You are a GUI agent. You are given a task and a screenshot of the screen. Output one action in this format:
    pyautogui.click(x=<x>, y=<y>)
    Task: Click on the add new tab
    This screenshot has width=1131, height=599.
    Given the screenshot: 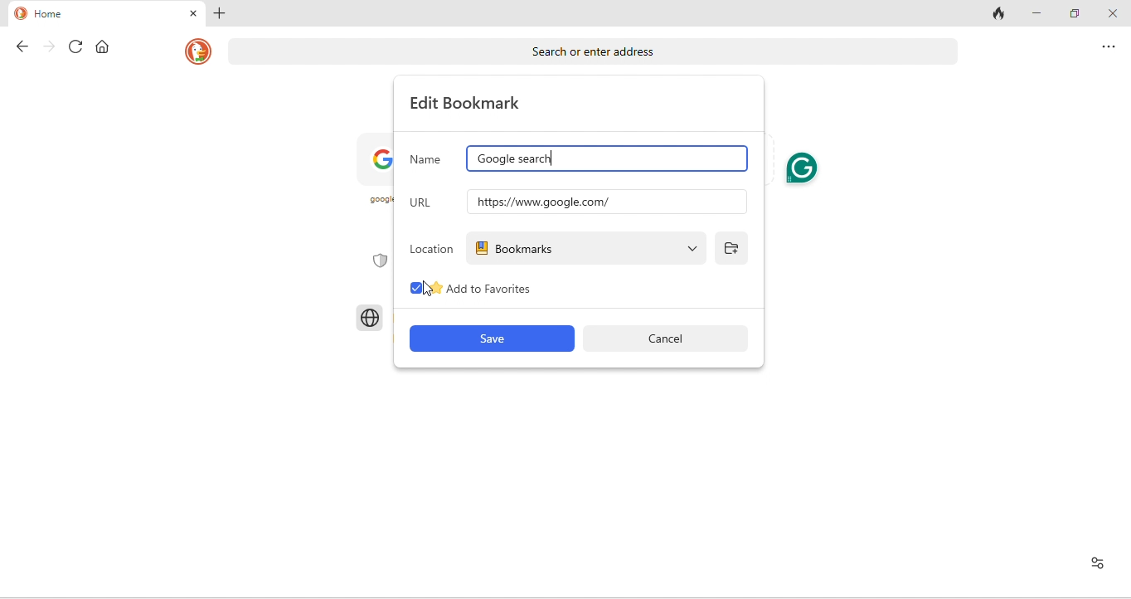 What is the action you would take?
    pyautogui.click(x=222, y=14)
    